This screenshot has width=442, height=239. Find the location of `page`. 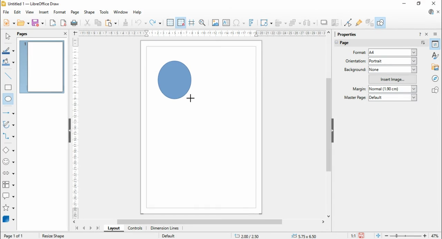

page is located at coordinates (349, 44).